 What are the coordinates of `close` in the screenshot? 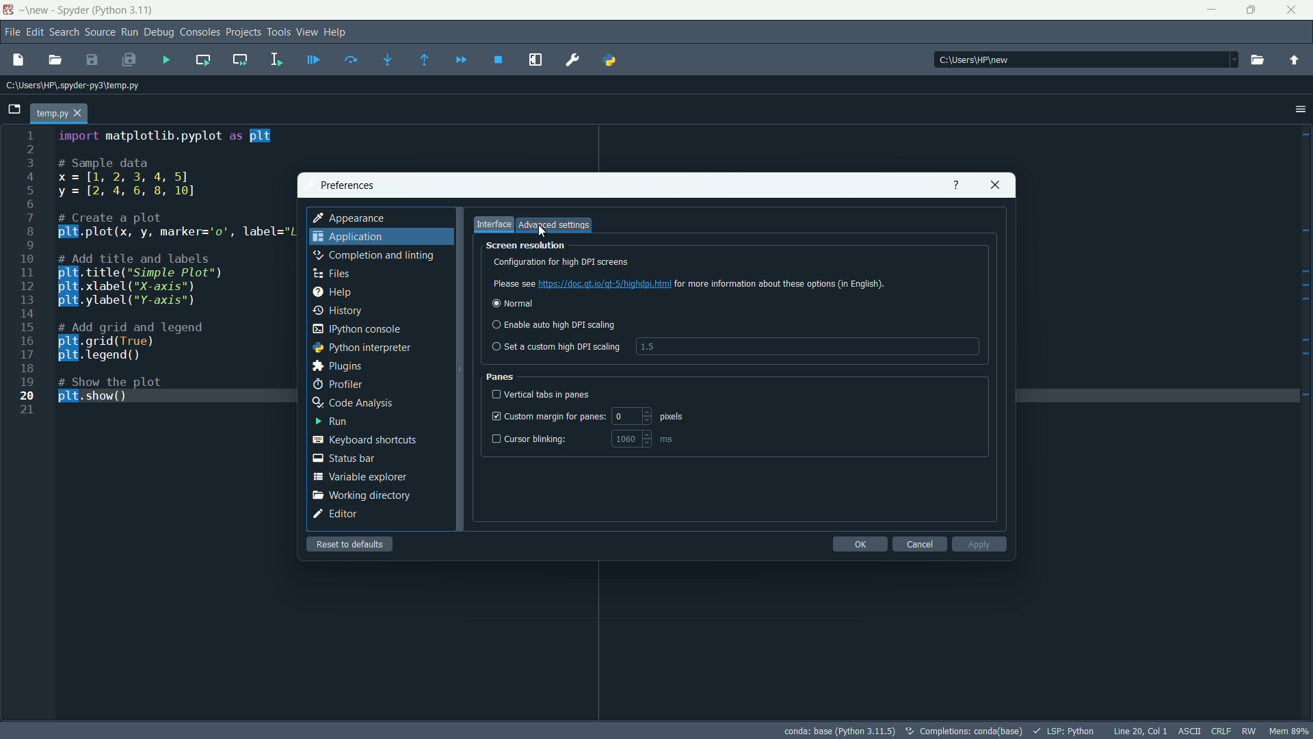 It's located at (994, 185).